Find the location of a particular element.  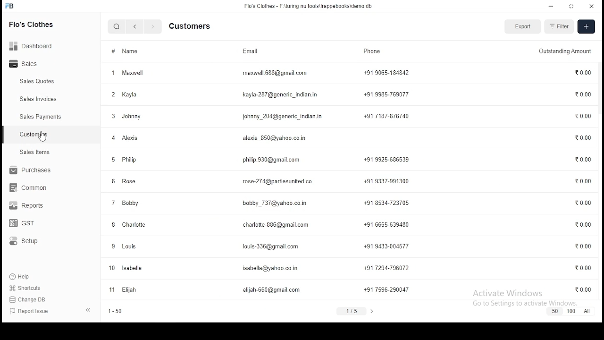

rose274@partiesunited.co is located at coordinates (281, 181).